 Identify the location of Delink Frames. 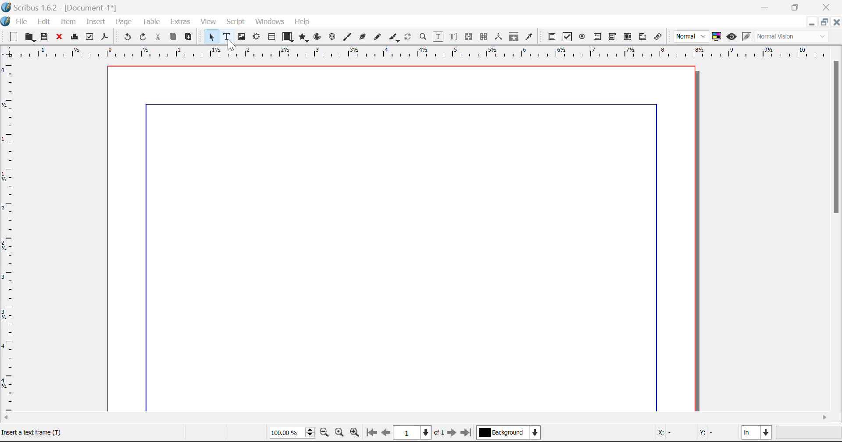
(485, 37).